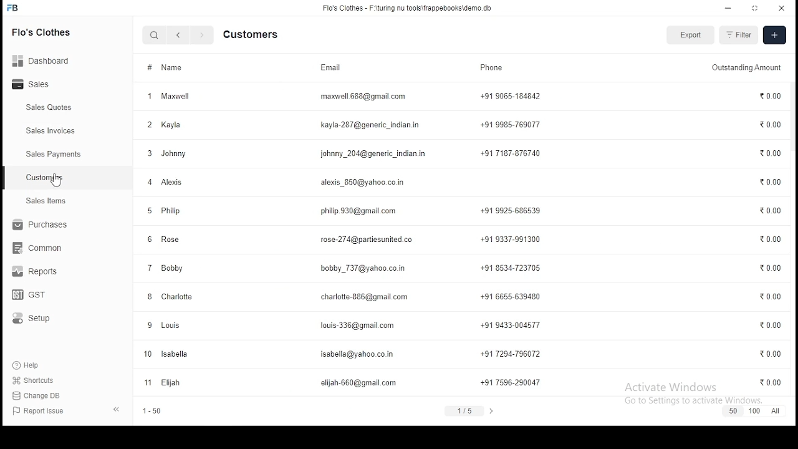 This screenshot has width=798, height=449. I want to click on close window, so click(784, 7).